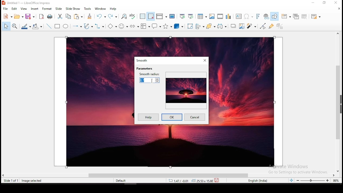 The height and width of the screenshot is (193, 343). What do you see at coordinates (340, 102) in the screenshot?
I see `scroll bar` at bounding box center [340, 102].